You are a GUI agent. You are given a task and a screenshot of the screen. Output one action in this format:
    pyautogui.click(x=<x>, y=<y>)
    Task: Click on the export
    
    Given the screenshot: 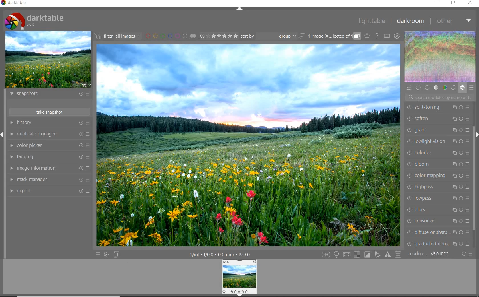 What is the action you would take?
    pyautogui.click(x=49, y=191)
    